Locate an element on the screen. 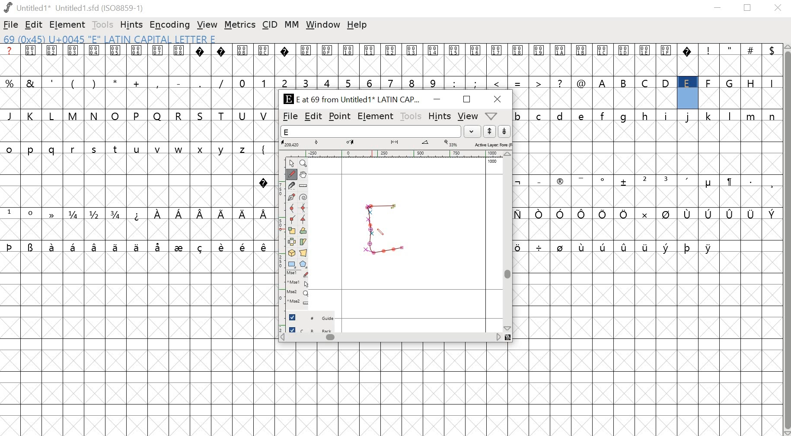 The height and width of the screenshot is (436, 791). element is located at coordinates (375, 116).